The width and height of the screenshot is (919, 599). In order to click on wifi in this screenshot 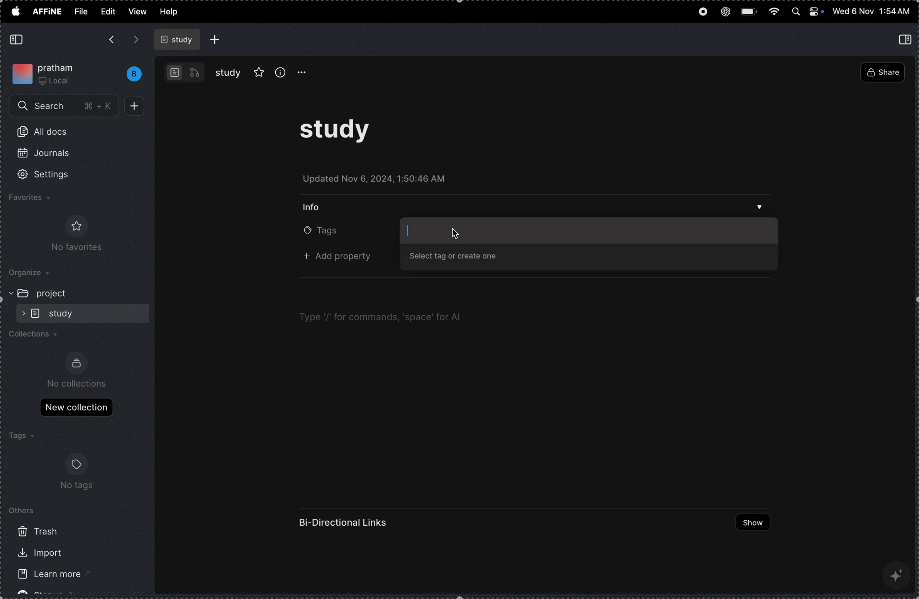, I will do `click(775, 12)`.